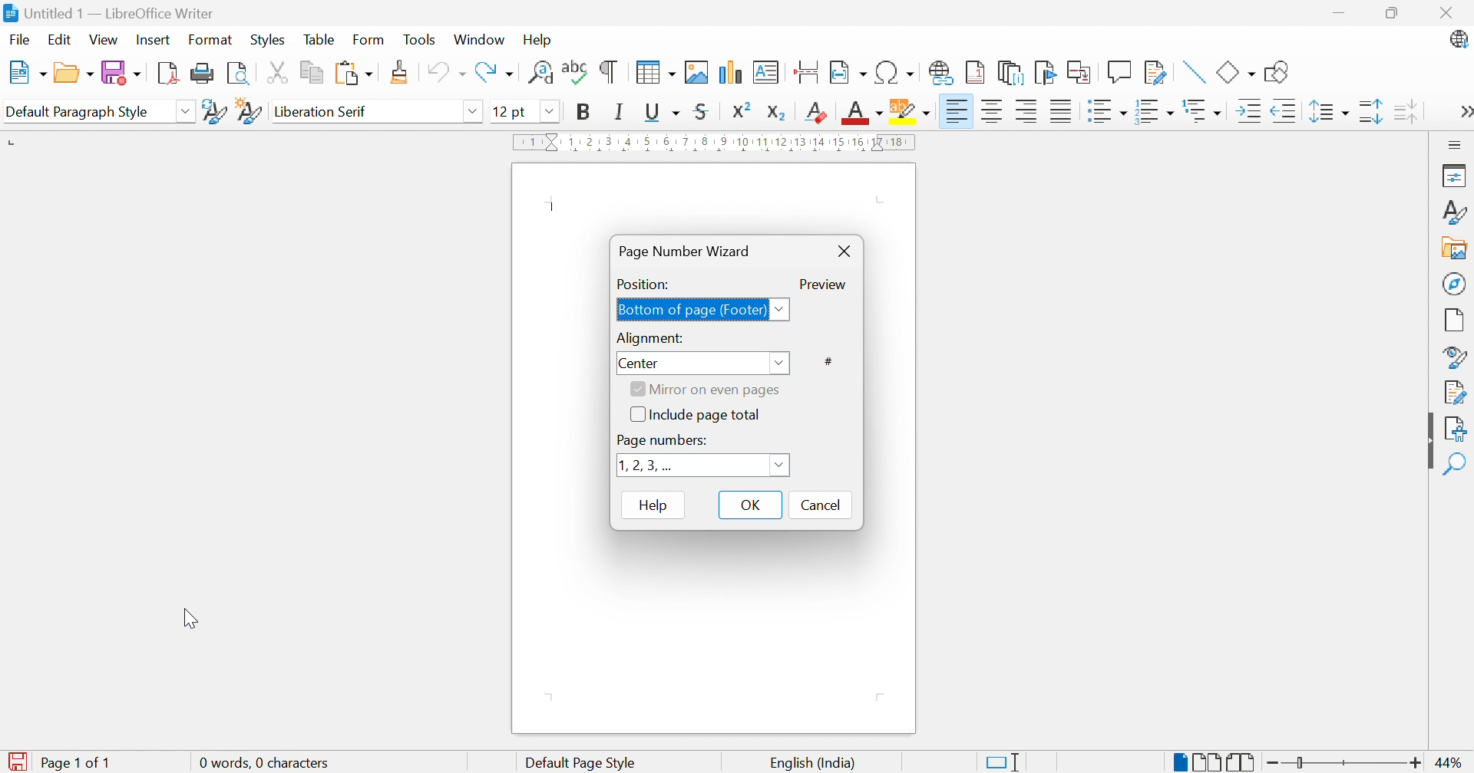  Describe the element at coordinates (1011, 74) in the screenshot. I see `Insert endnote` at that location.